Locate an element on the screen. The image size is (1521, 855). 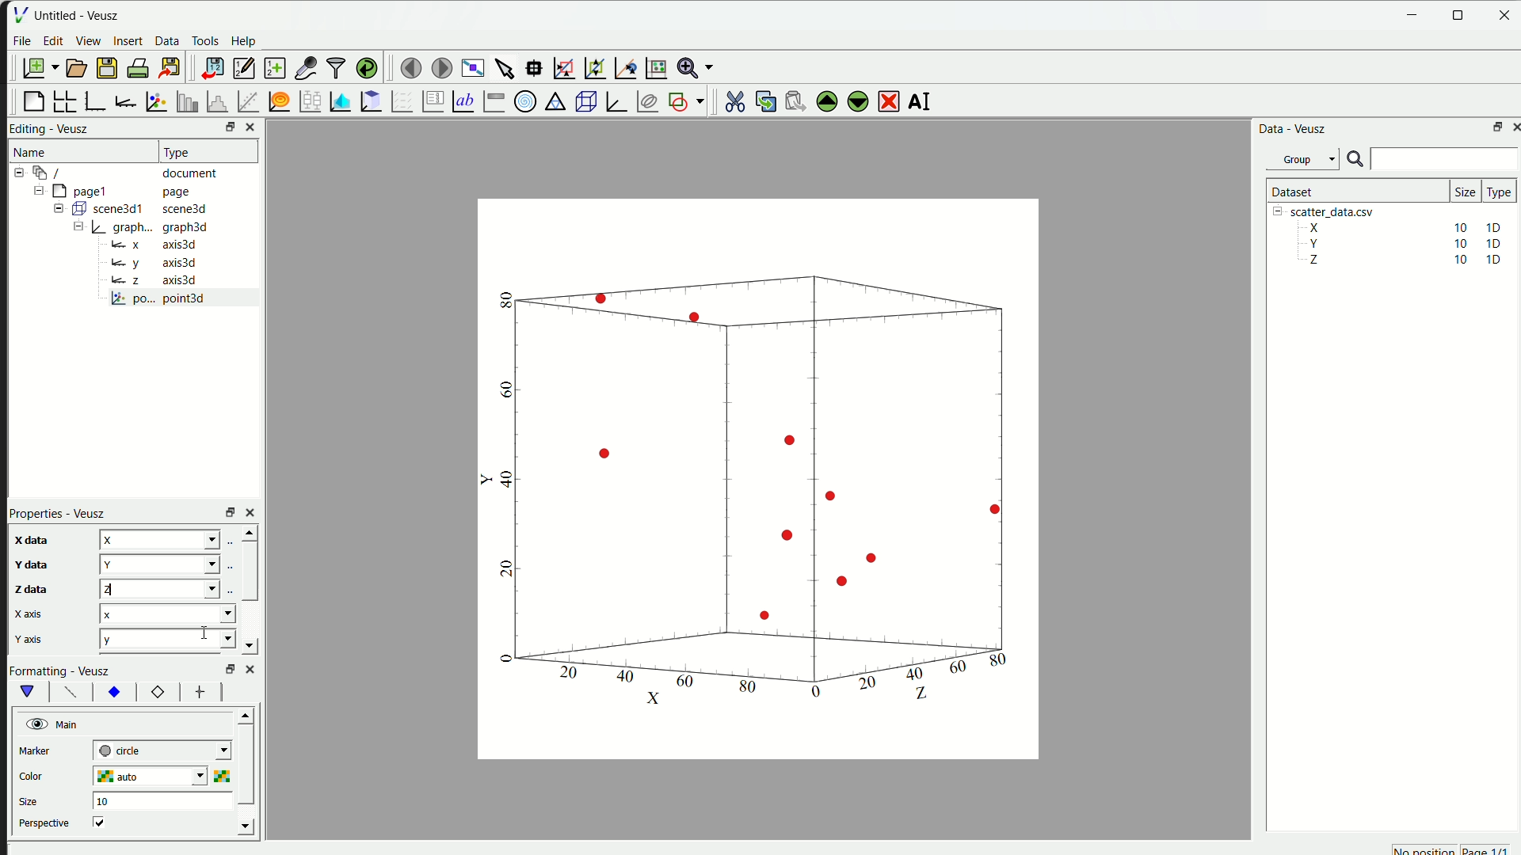
Group  is located at coordinates (1302, 161).